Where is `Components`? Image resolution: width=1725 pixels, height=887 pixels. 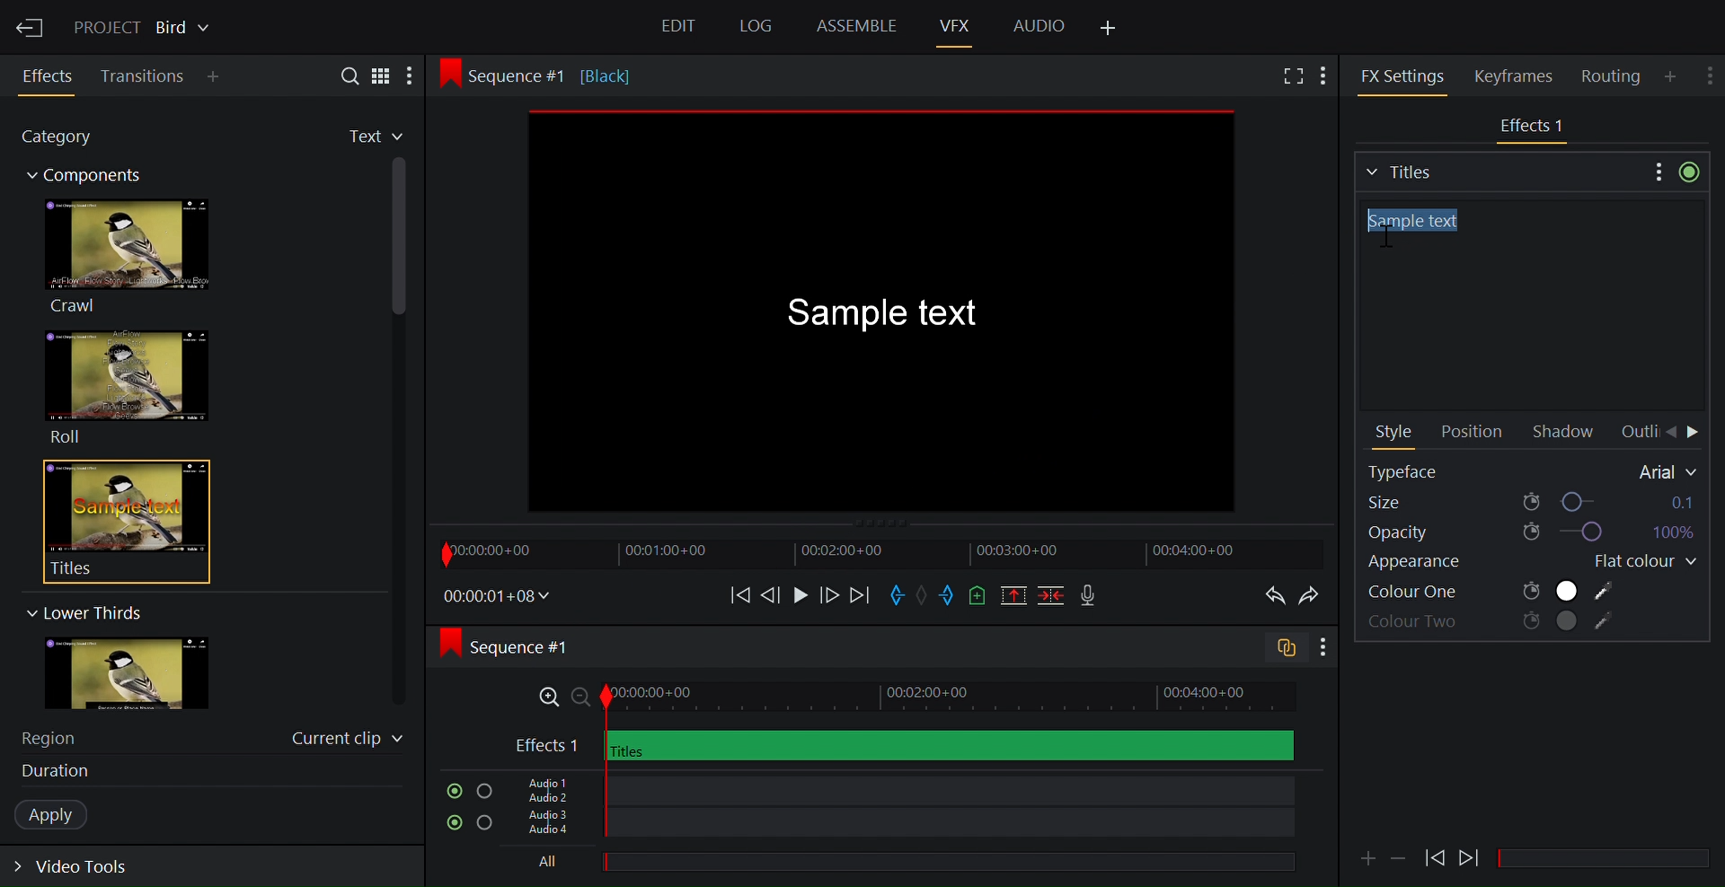
Components is located at coordinates (93, 178).